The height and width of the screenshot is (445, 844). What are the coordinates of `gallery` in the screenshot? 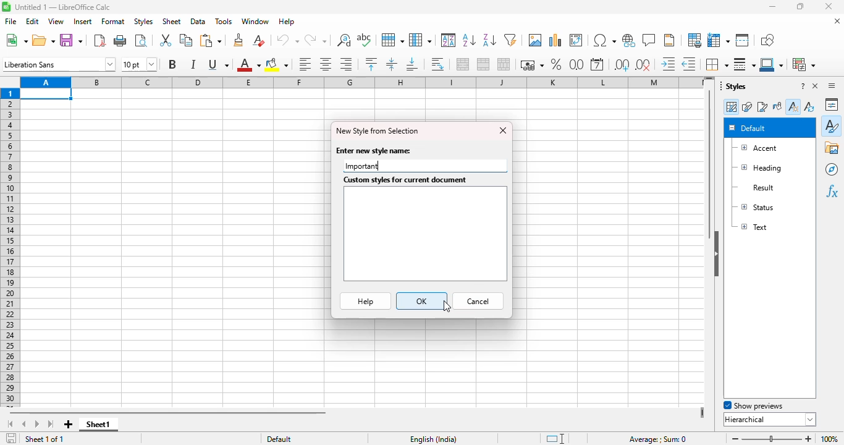 It's located at (832, 148).